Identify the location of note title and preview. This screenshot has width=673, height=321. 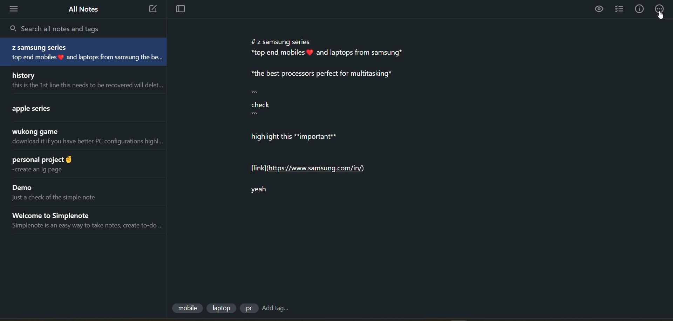
(80, 191).